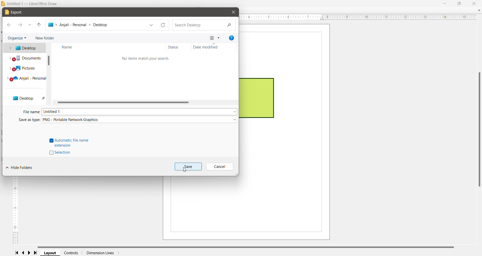 The image size is (482, 256). What do you see at coordinates (24, 253) in the screenshot?
I see `Scroll to previous page` at bounding box center [24, 253].